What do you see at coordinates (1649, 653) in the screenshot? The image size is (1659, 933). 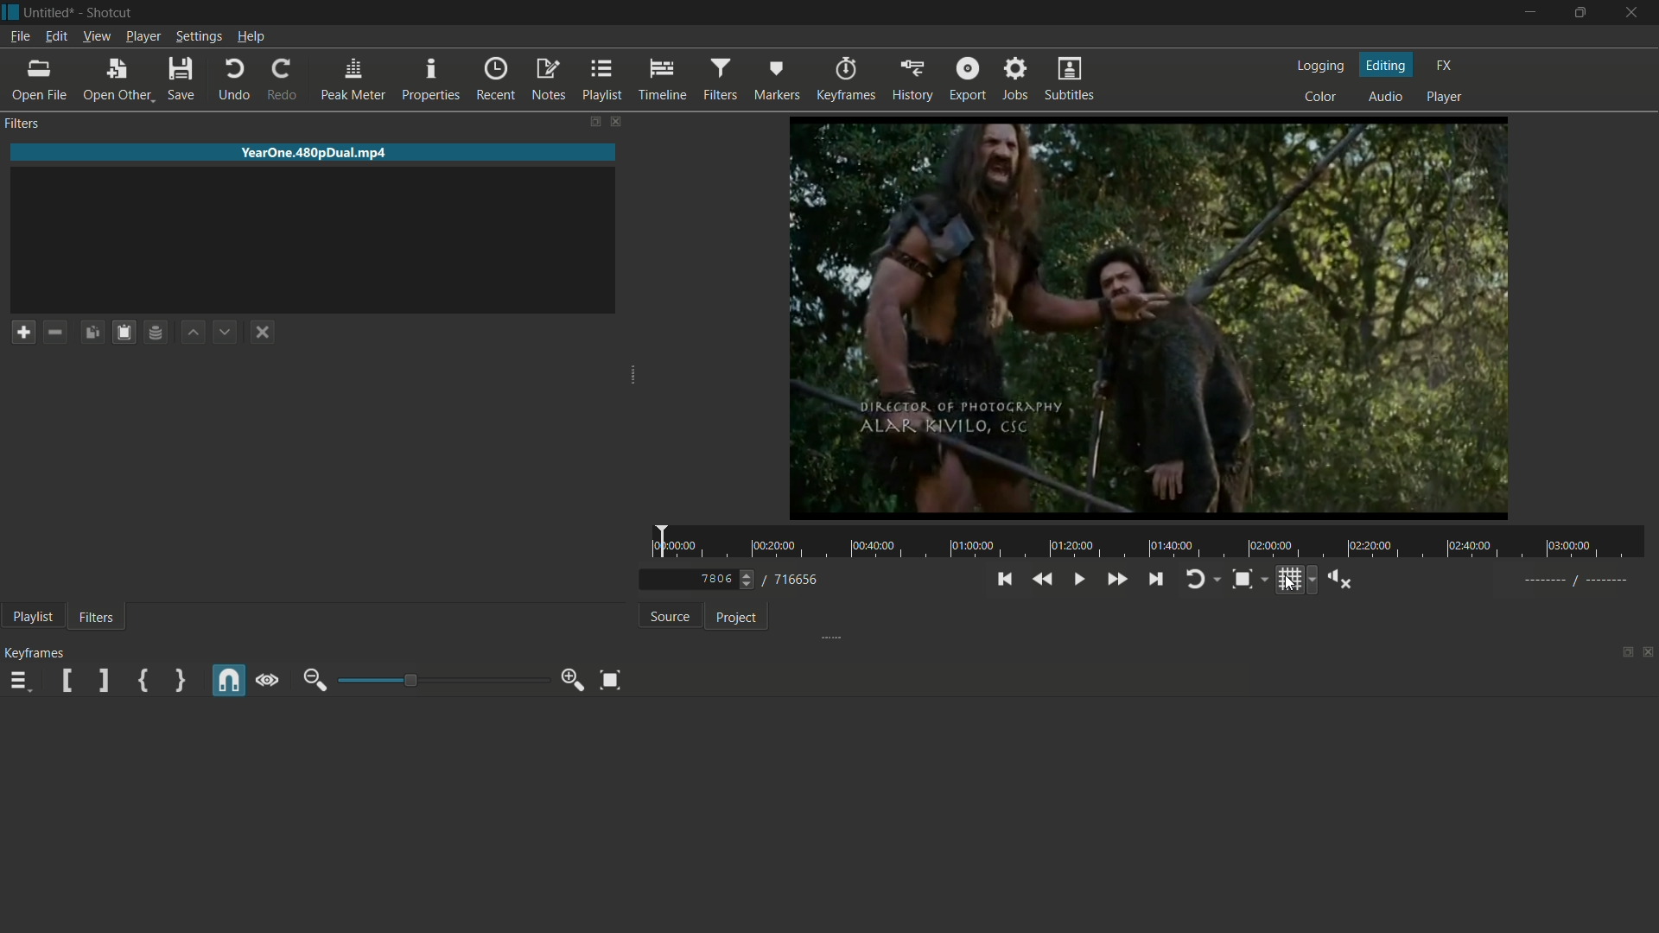 I see `close timeline` at bounding box center [1649, 653].